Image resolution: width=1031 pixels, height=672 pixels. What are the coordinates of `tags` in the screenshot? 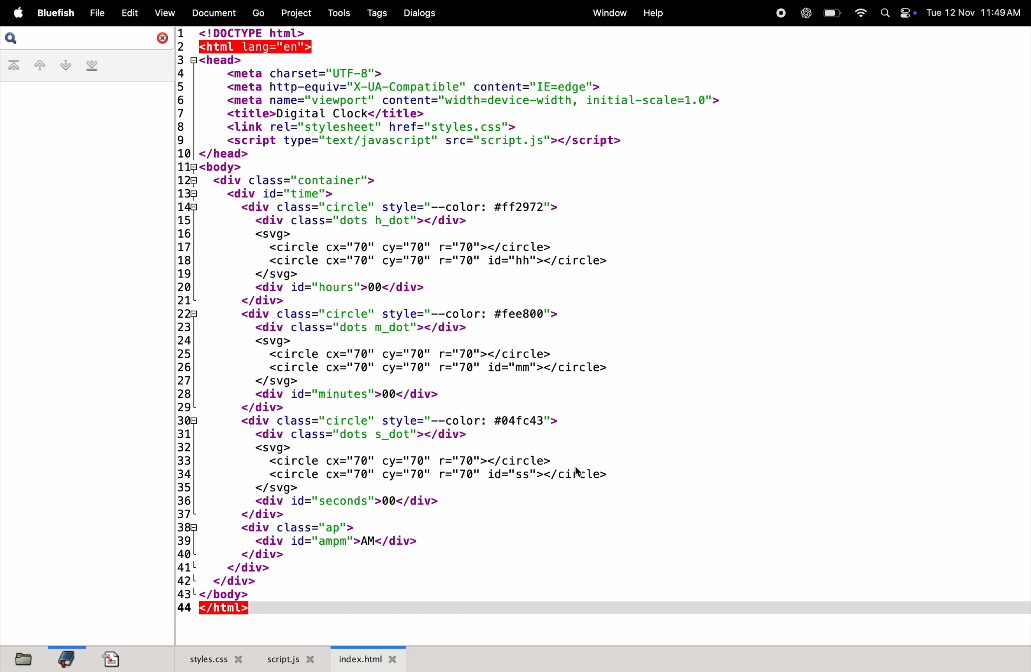 It's located at (379, 13).